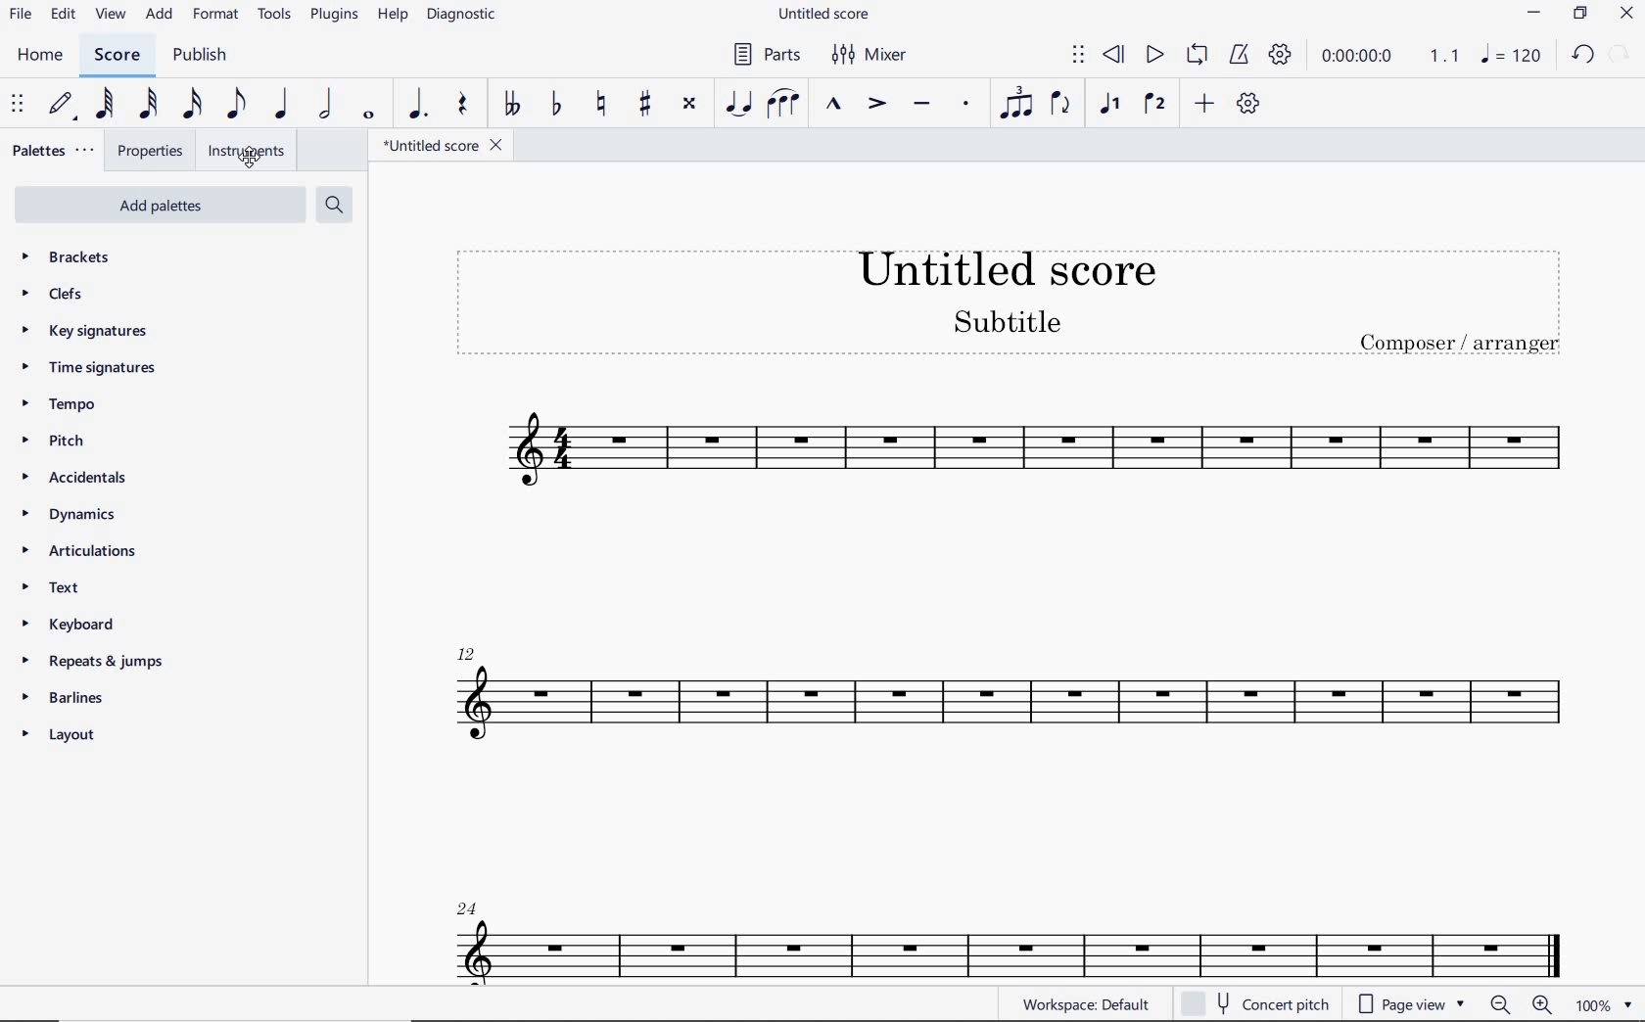 This screenshot has width=1645, height=1022. I want to click on relode, so click(1621, 52).